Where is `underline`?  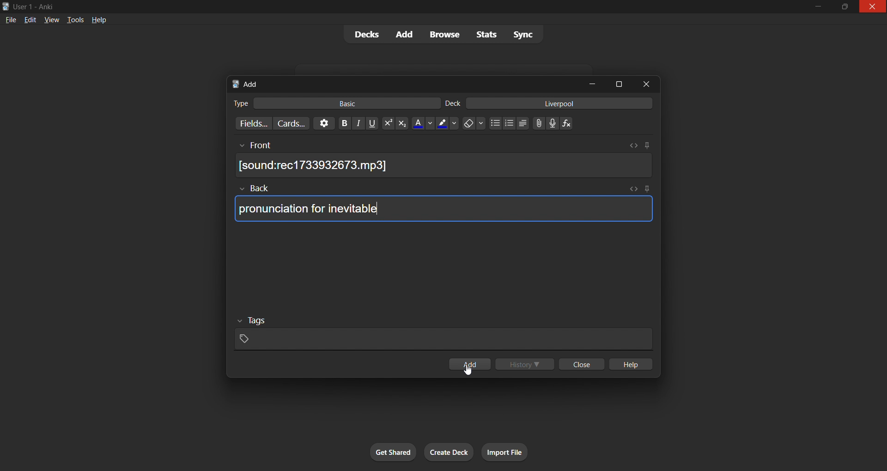
underline is located at coordinates (372, 123).